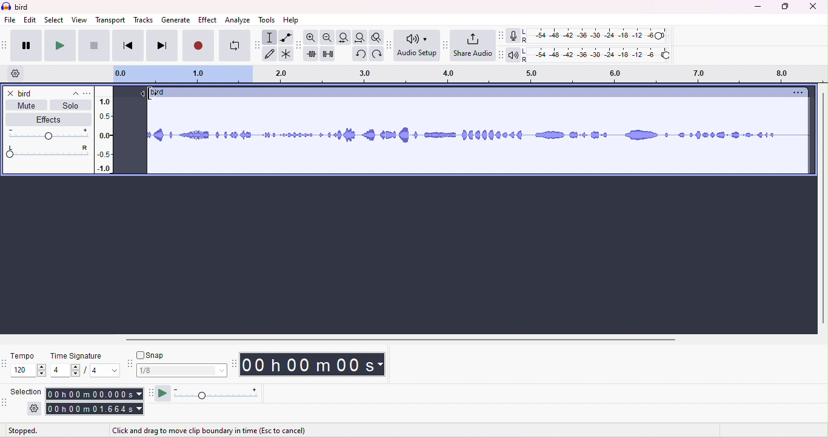  I want to click on tracks, so click(144, 21).